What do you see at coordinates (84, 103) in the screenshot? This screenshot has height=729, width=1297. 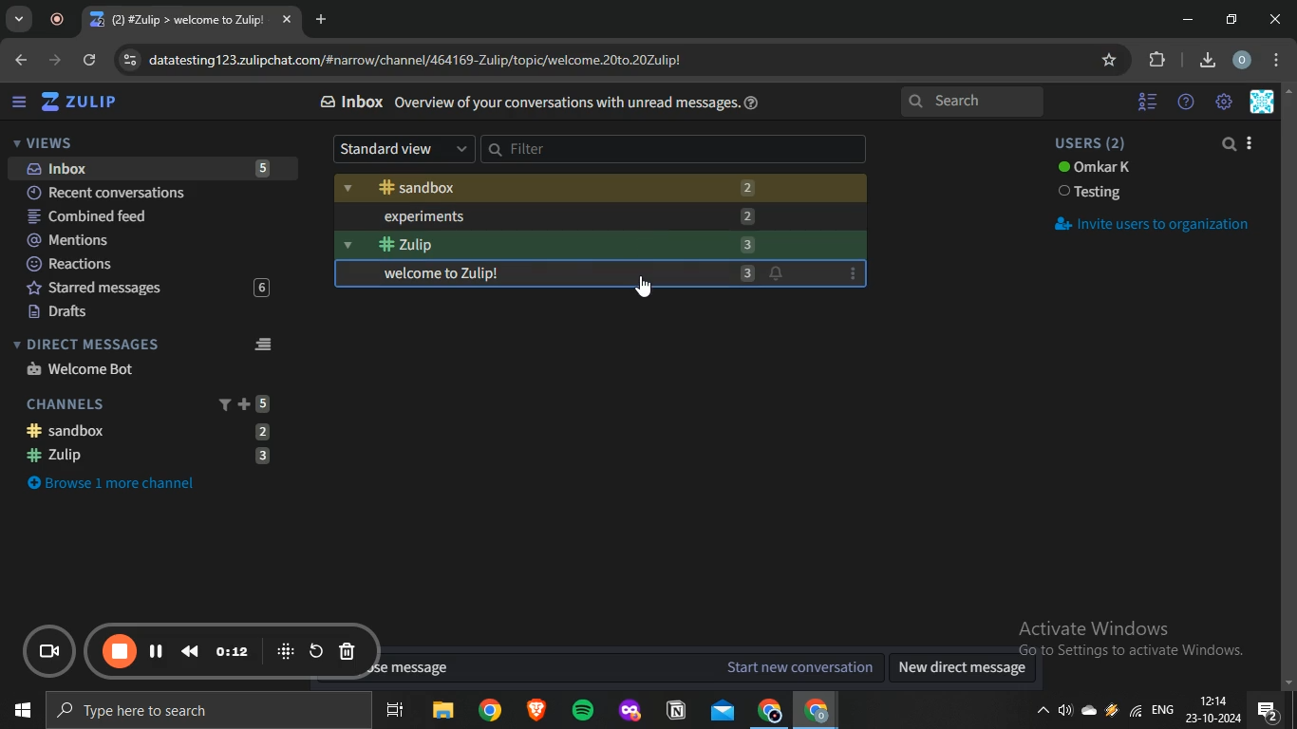 I see `zulip` at bounding box center [84, 103].